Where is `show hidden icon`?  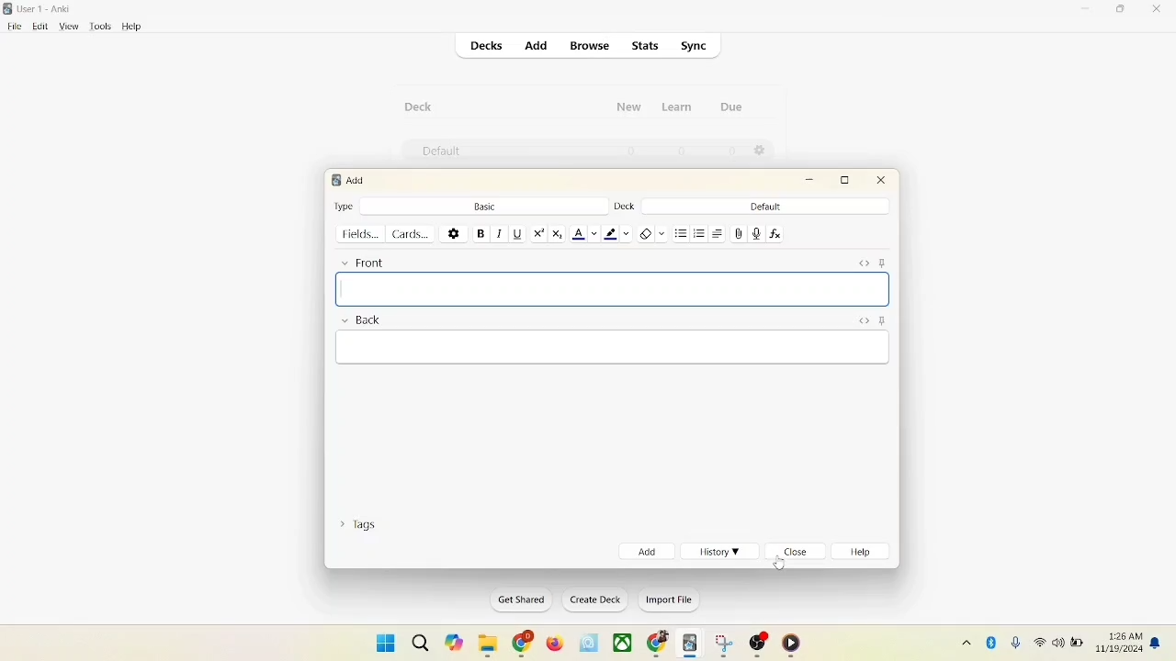 show hidden icon is located at coordinates (963, 642).